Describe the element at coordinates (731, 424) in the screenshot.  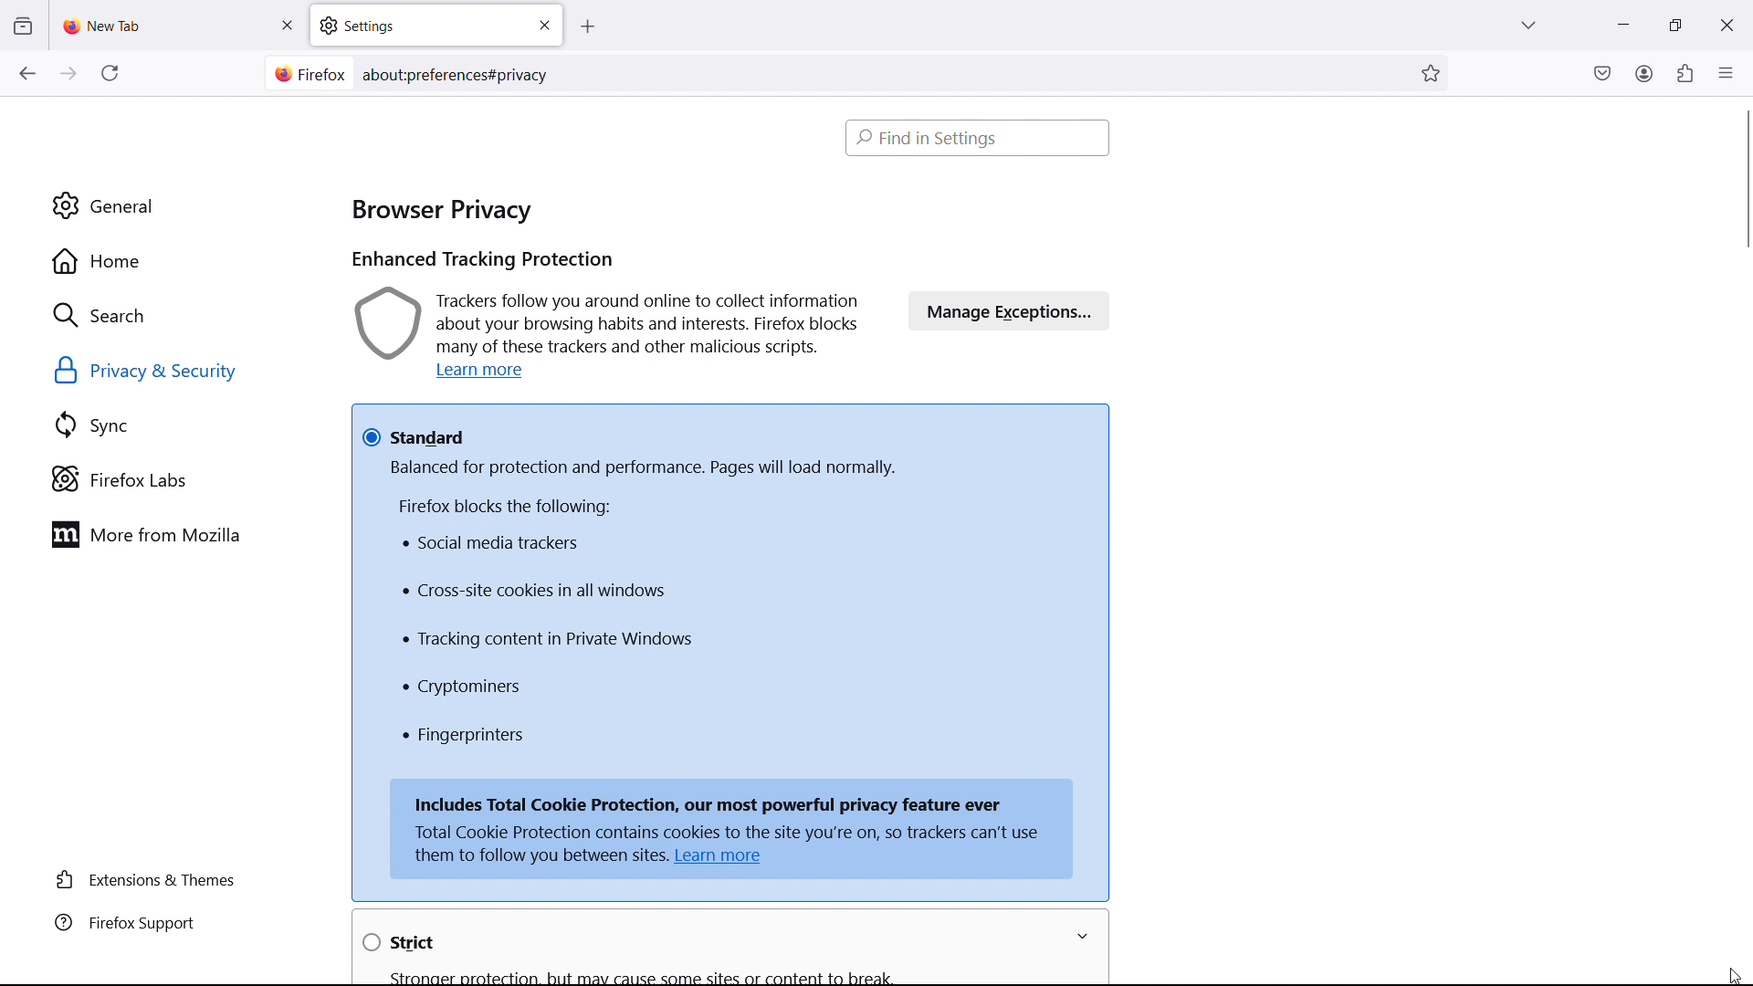
I see `standard privacy & security option` at that location.